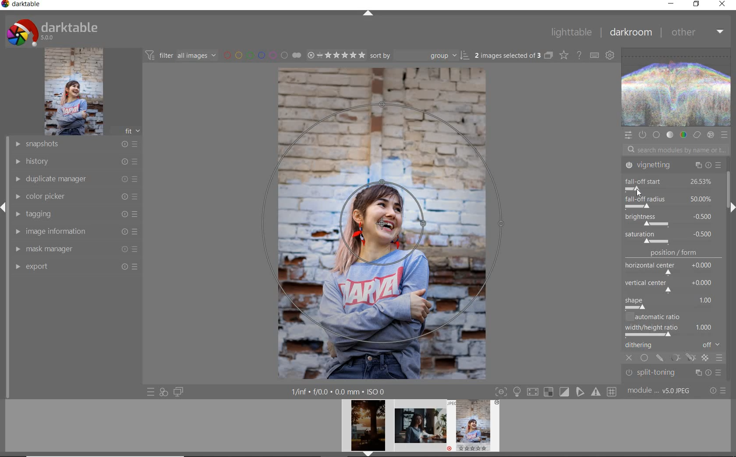  What do you see at coordinates (75, 144) in the screenshot?
I see `snapshots` at bounding box center [75, 144].